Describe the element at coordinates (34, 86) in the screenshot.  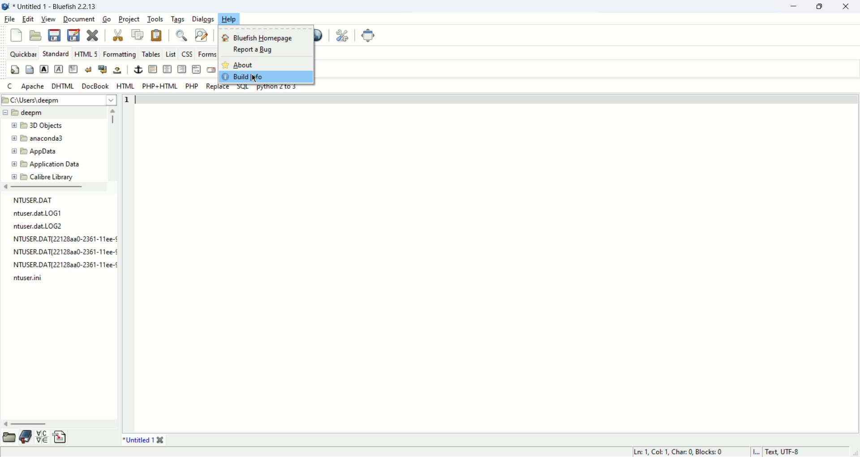
I see `Apache` at that location.